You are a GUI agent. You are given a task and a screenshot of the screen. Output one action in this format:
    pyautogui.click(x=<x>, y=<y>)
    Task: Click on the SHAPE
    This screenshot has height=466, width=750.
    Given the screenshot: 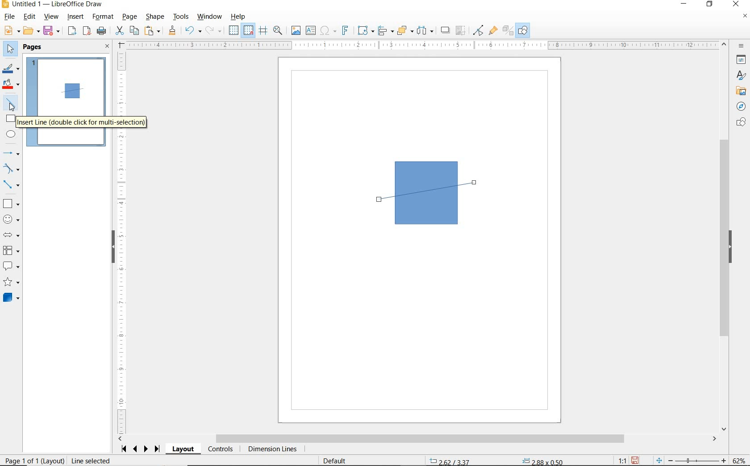 What is the action you would take?
    pyautogui.click(x=155, y=17)
    